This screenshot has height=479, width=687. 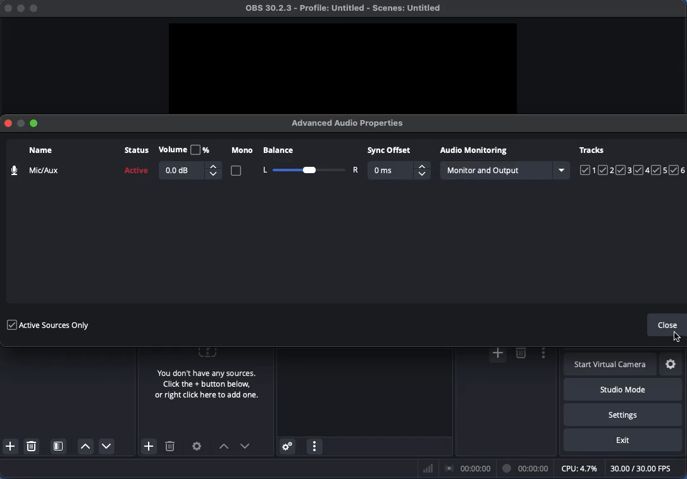 I want to click on Add scenes, so click(x=11, y=446).